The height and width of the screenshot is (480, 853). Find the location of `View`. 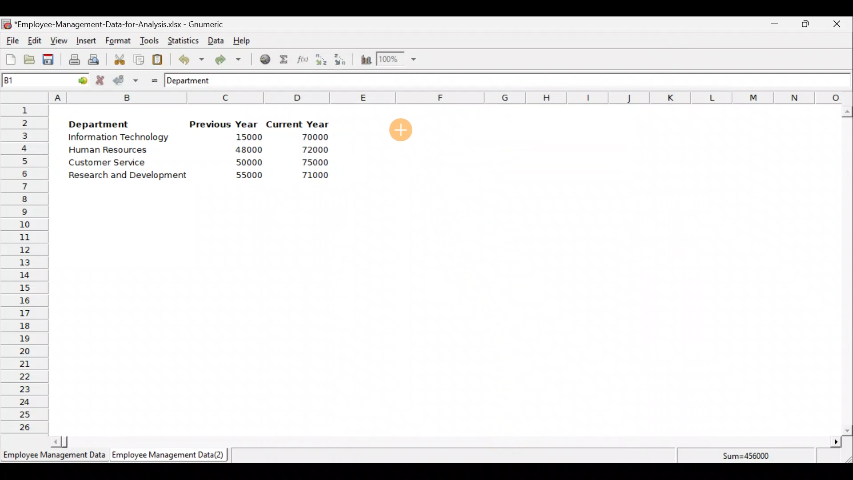

View is located at coordinates (58, 41).